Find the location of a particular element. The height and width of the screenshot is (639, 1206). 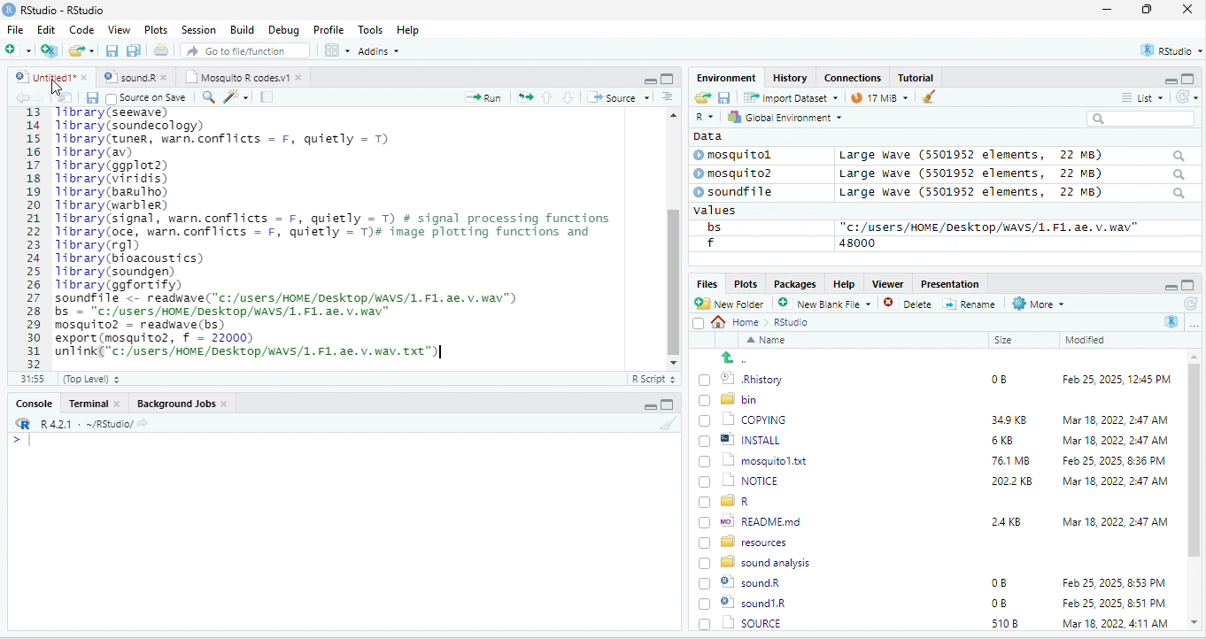

New Folder is located at coordinates (733, 304).